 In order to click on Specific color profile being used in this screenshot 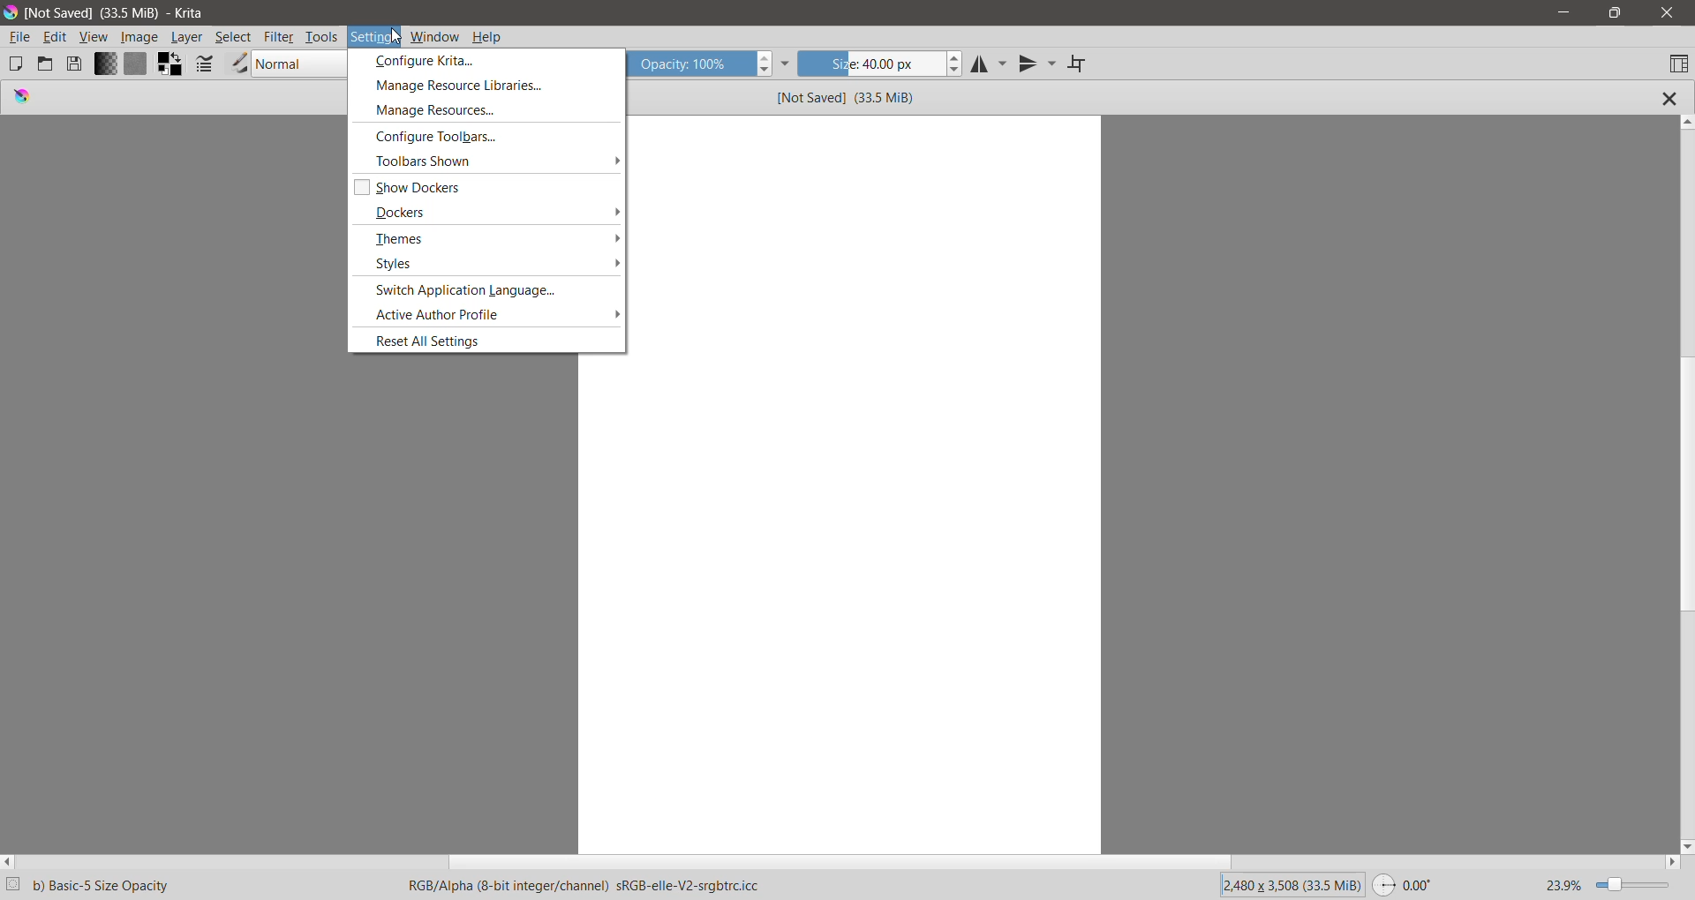, I will do `click(693, 887)`.